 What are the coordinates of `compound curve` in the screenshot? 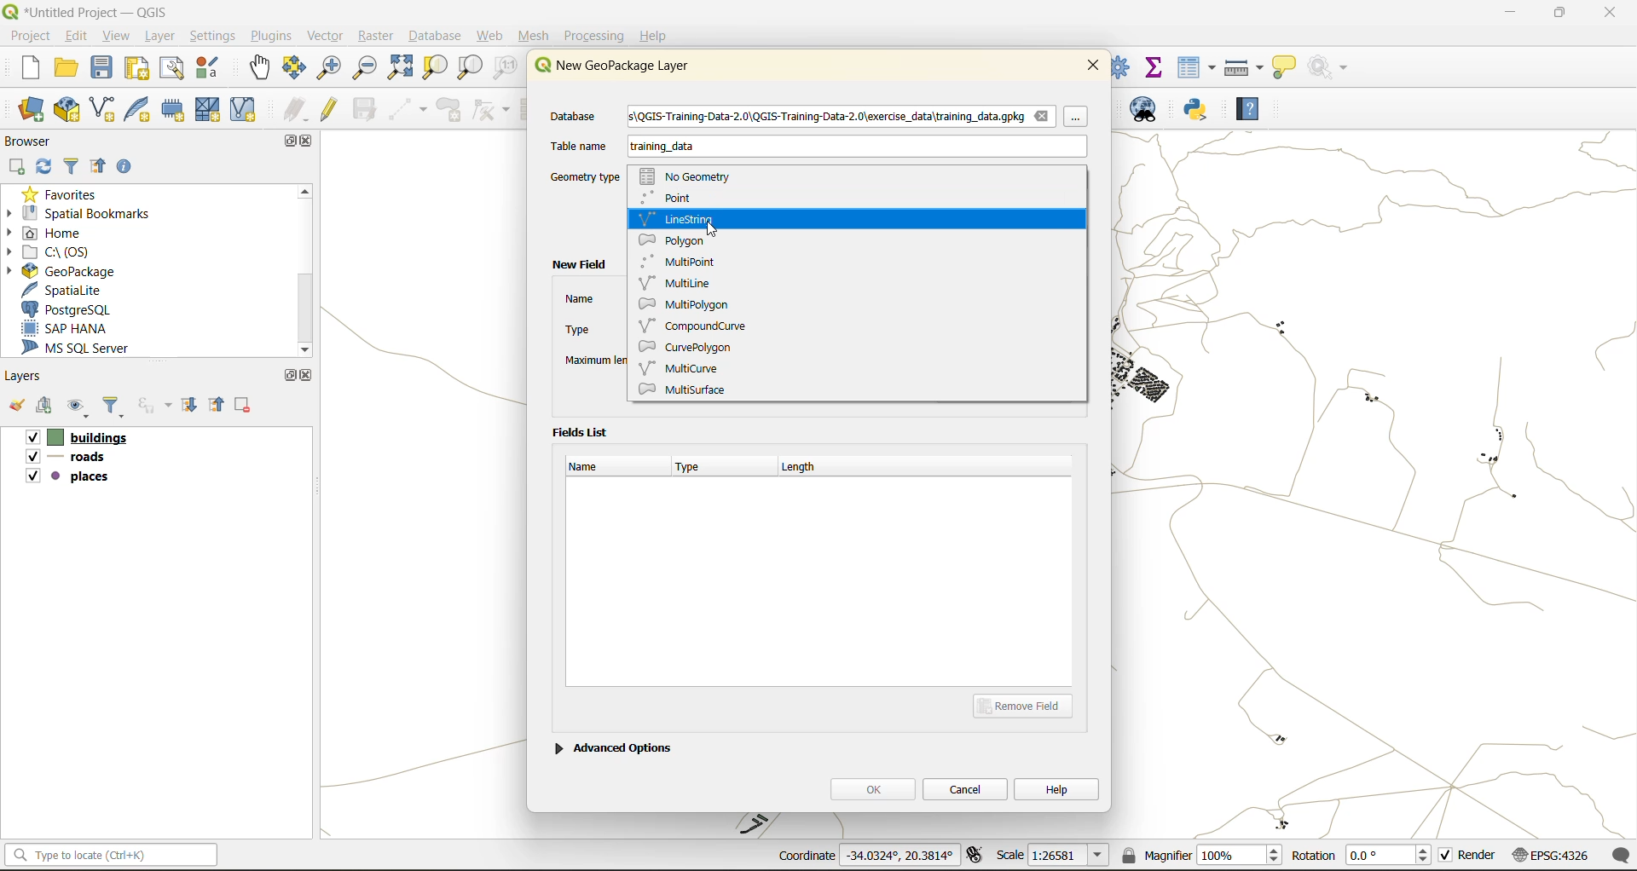 It's located at (704, 326).